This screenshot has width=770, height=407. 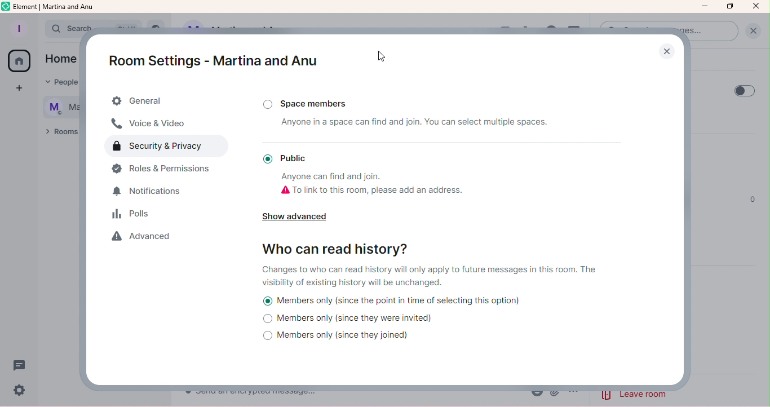 What do you see at coordinates (636, 397) in the screenshot?
I see `leave room` at bounding box center [636, 397].